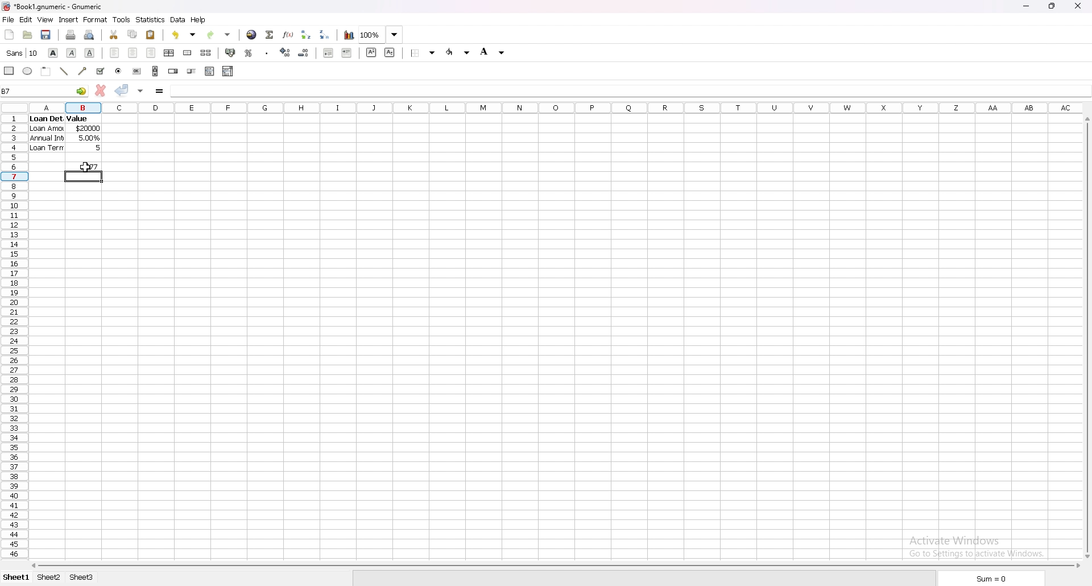 The width and height of the screenshot is (1092, 586). Describe the element at coordinates (248, 53) in the screenshot. I see `percentage` at that location.